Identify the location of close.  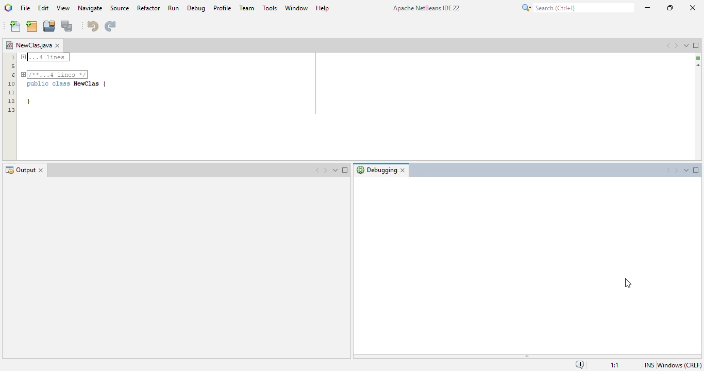
(692, 8).